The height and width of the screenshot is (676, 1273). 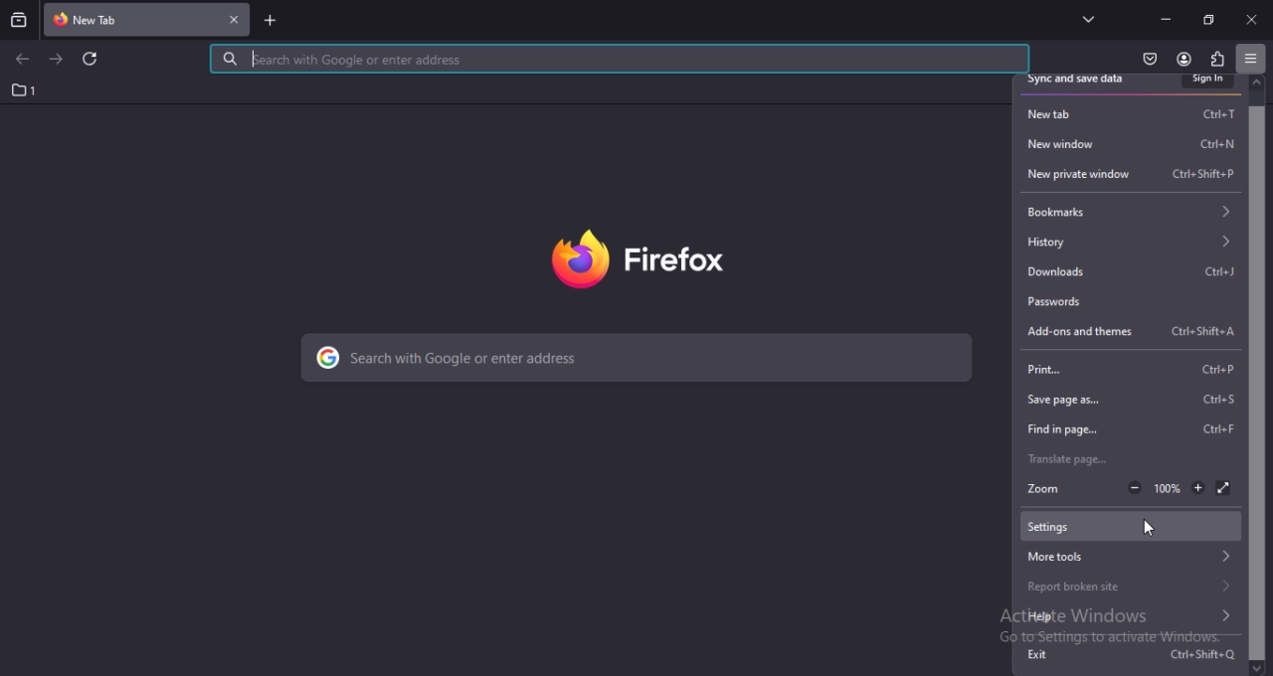 What do you see at coordinates (20, 59) in the screenshot?
I see `go back one page` at bounding box center [20, 59].